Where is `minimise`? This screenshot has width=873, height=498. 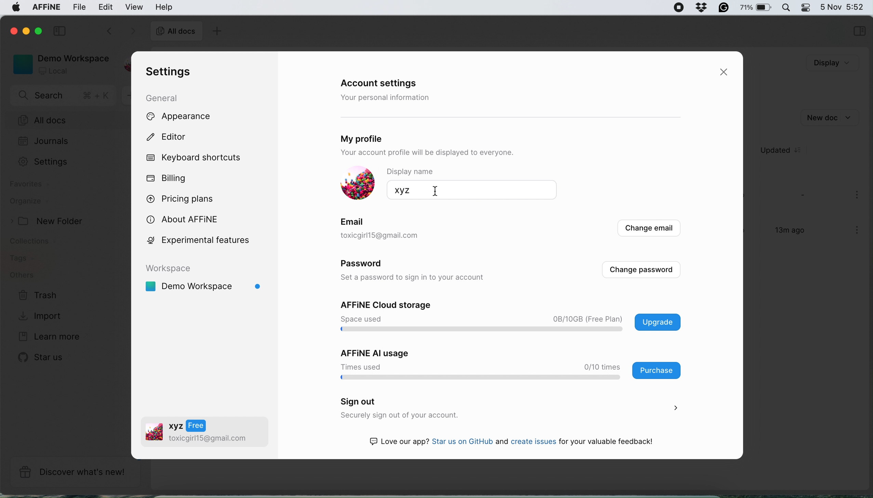 minimise is located at coordinates (27, 32).